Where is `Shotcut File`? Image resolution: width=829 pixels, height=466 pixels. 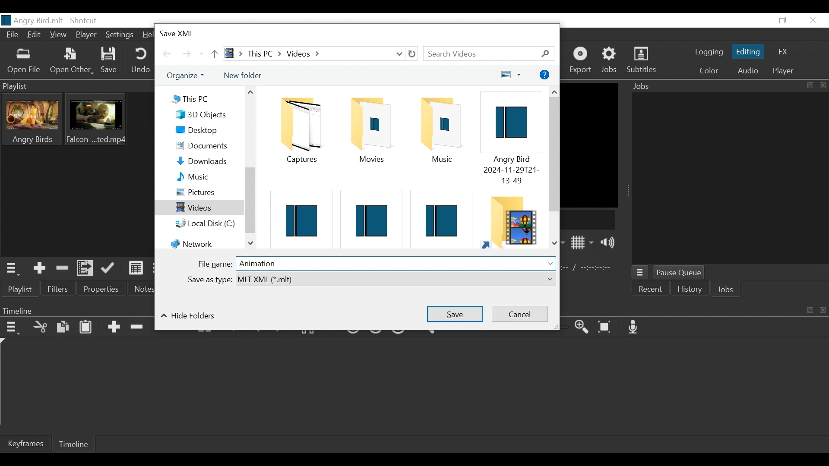 Shotcut File is located at coordinates (300, 216).